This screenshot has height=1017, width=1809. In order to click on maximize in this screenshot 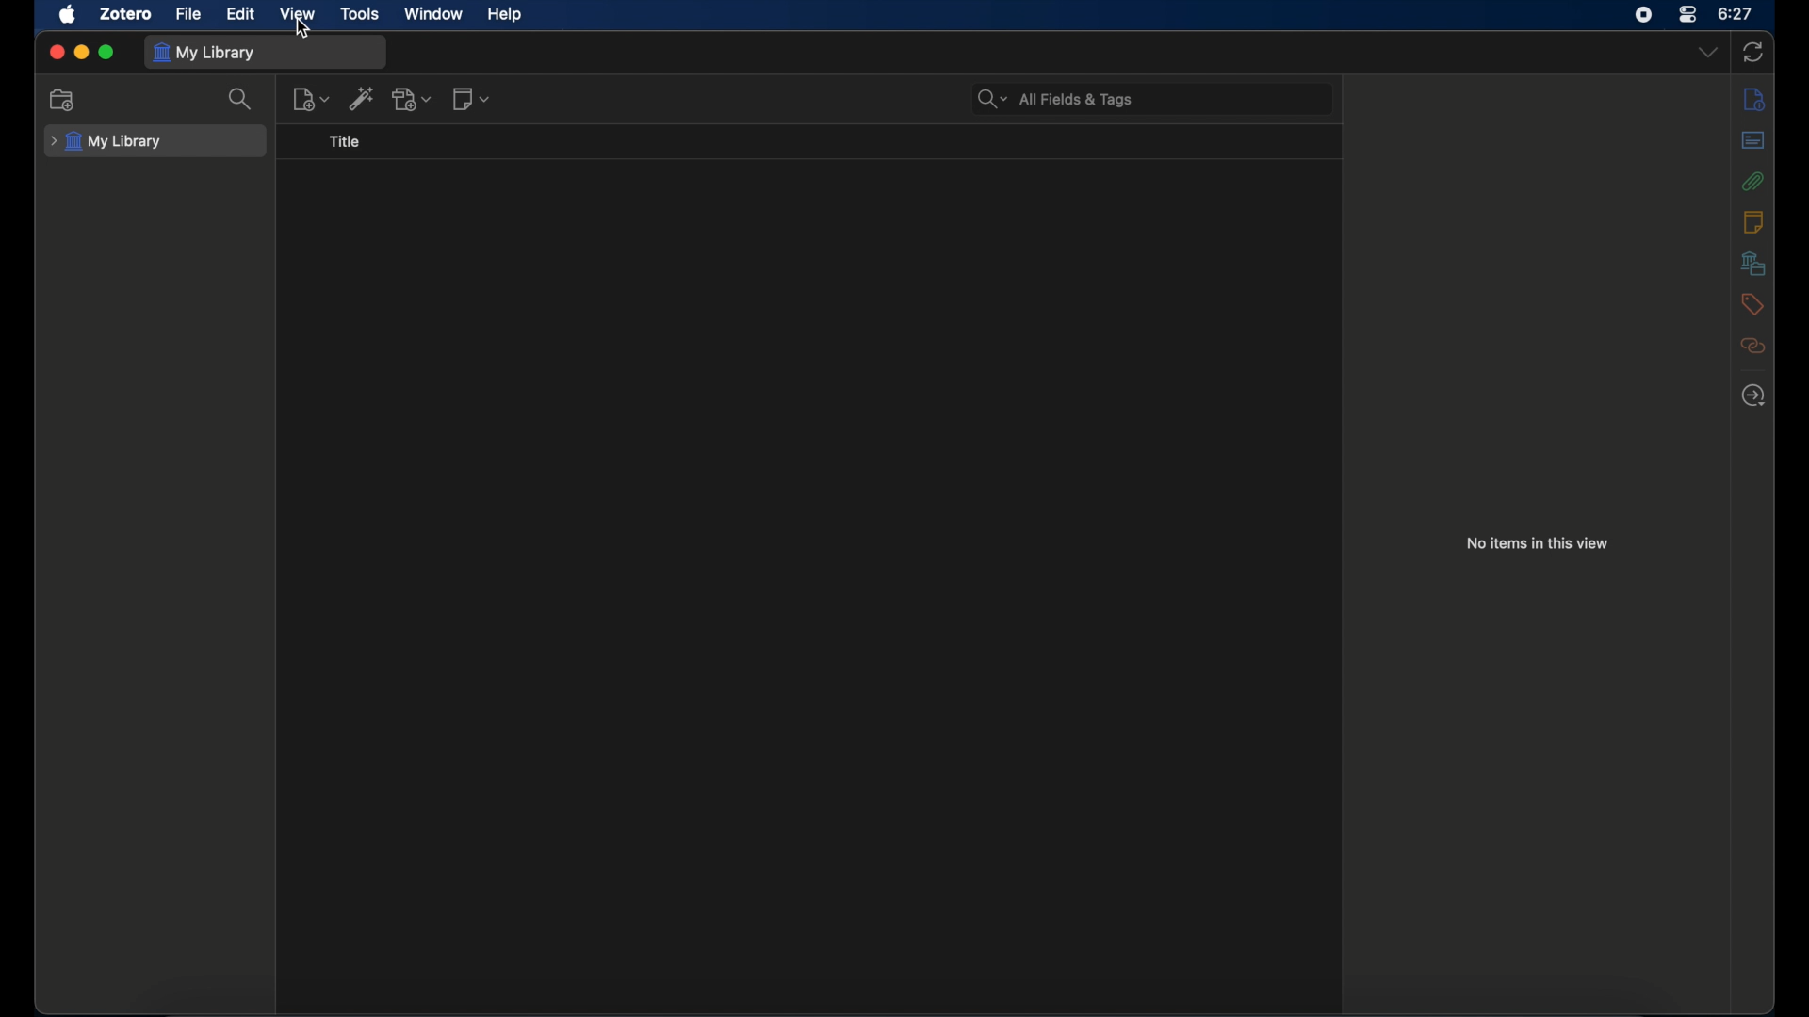, I will do `click(106, 53)`.